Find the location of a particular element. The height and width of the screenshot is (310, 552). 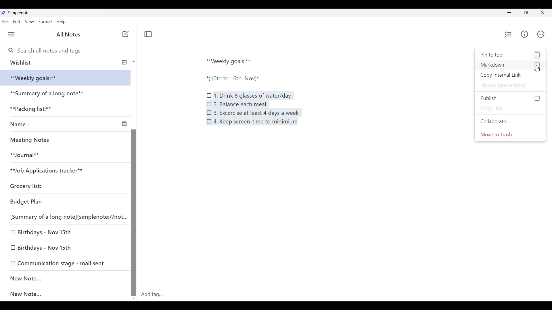

Checklist icon is located at coordinates (209, 121).